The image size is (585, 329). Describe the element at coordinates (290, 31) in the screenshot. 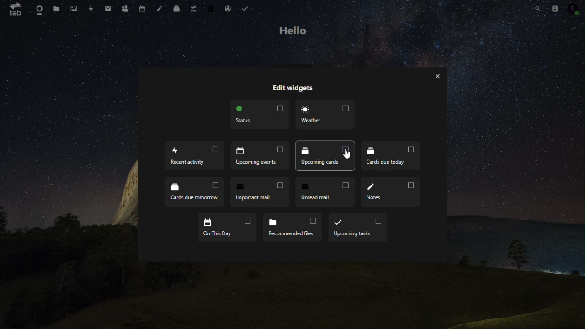

I see `hello` at that location.